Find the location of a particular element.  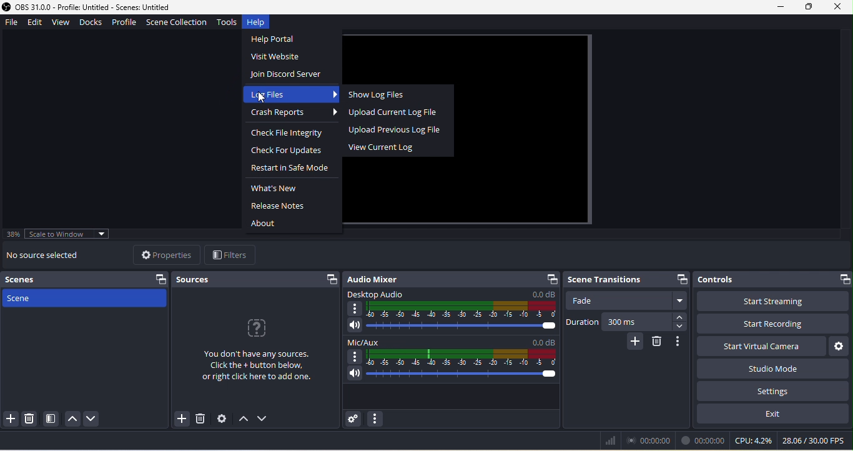

add configurable transition is located at coordinates (634, 342).